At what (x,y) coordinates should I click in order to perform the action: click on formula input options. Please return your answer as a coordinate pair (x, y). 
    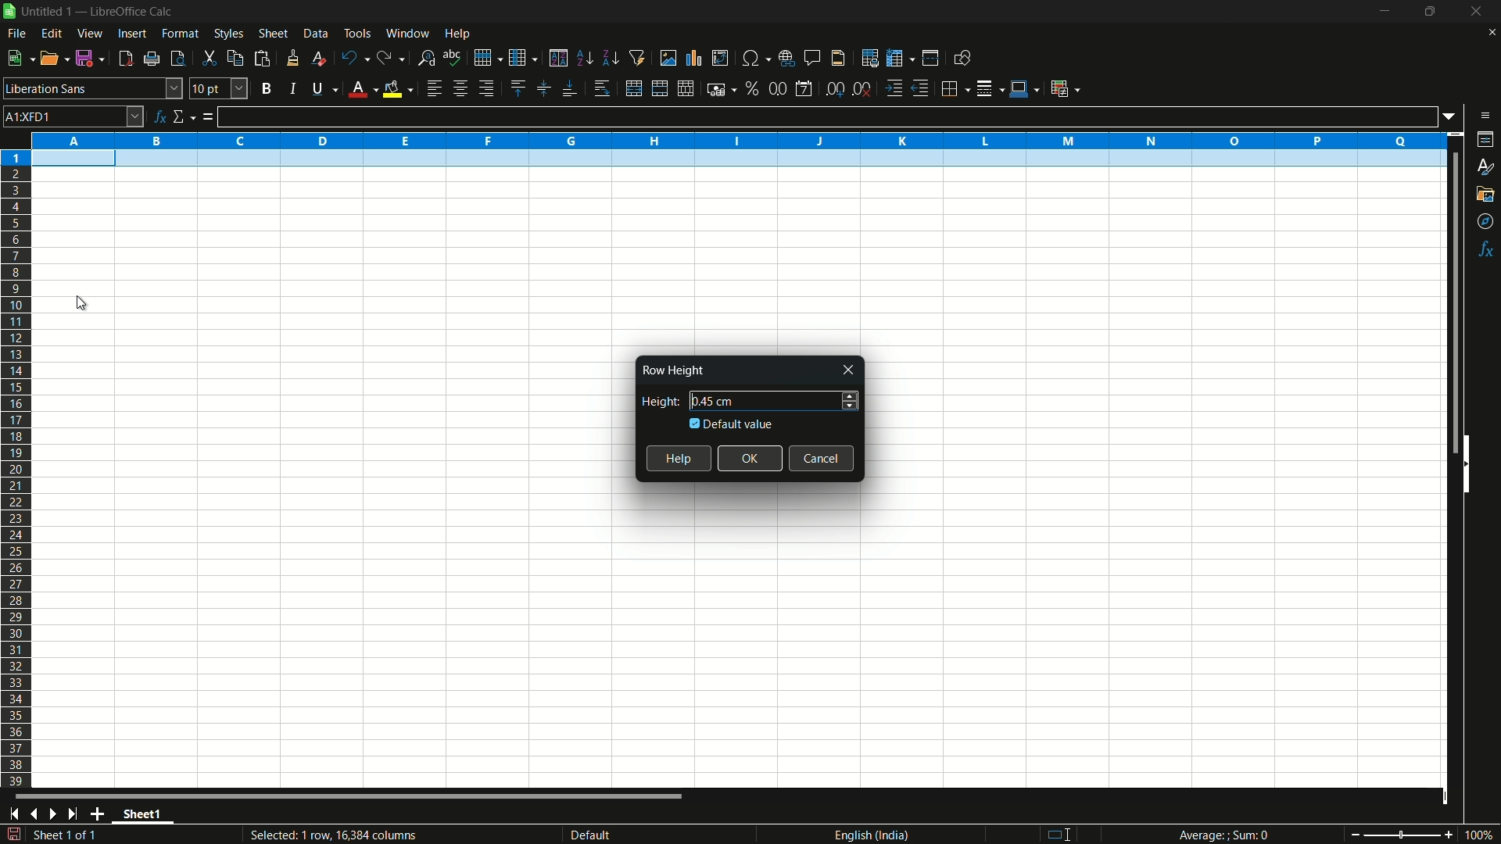
    Looking at the image, I should click on (1453, 116).